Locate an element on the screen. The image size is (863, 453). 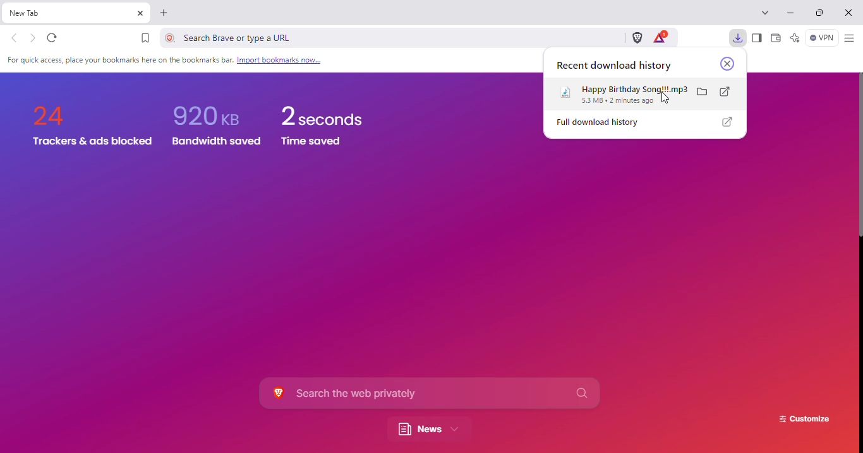
wallet is located at coordinates (776, 37).